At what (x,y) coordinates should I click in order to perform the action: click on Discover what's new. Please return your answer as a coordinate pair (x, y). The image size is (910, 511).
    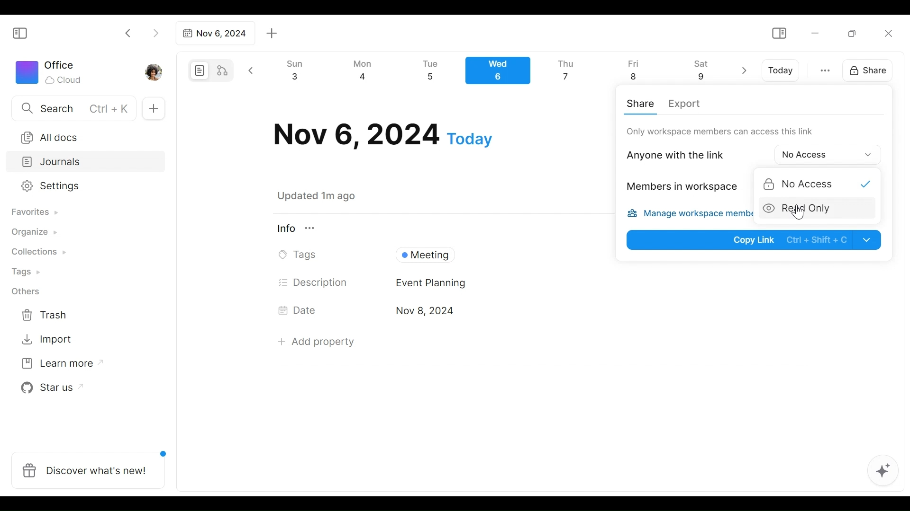
    Looking at the image, I should click on (92, 465).